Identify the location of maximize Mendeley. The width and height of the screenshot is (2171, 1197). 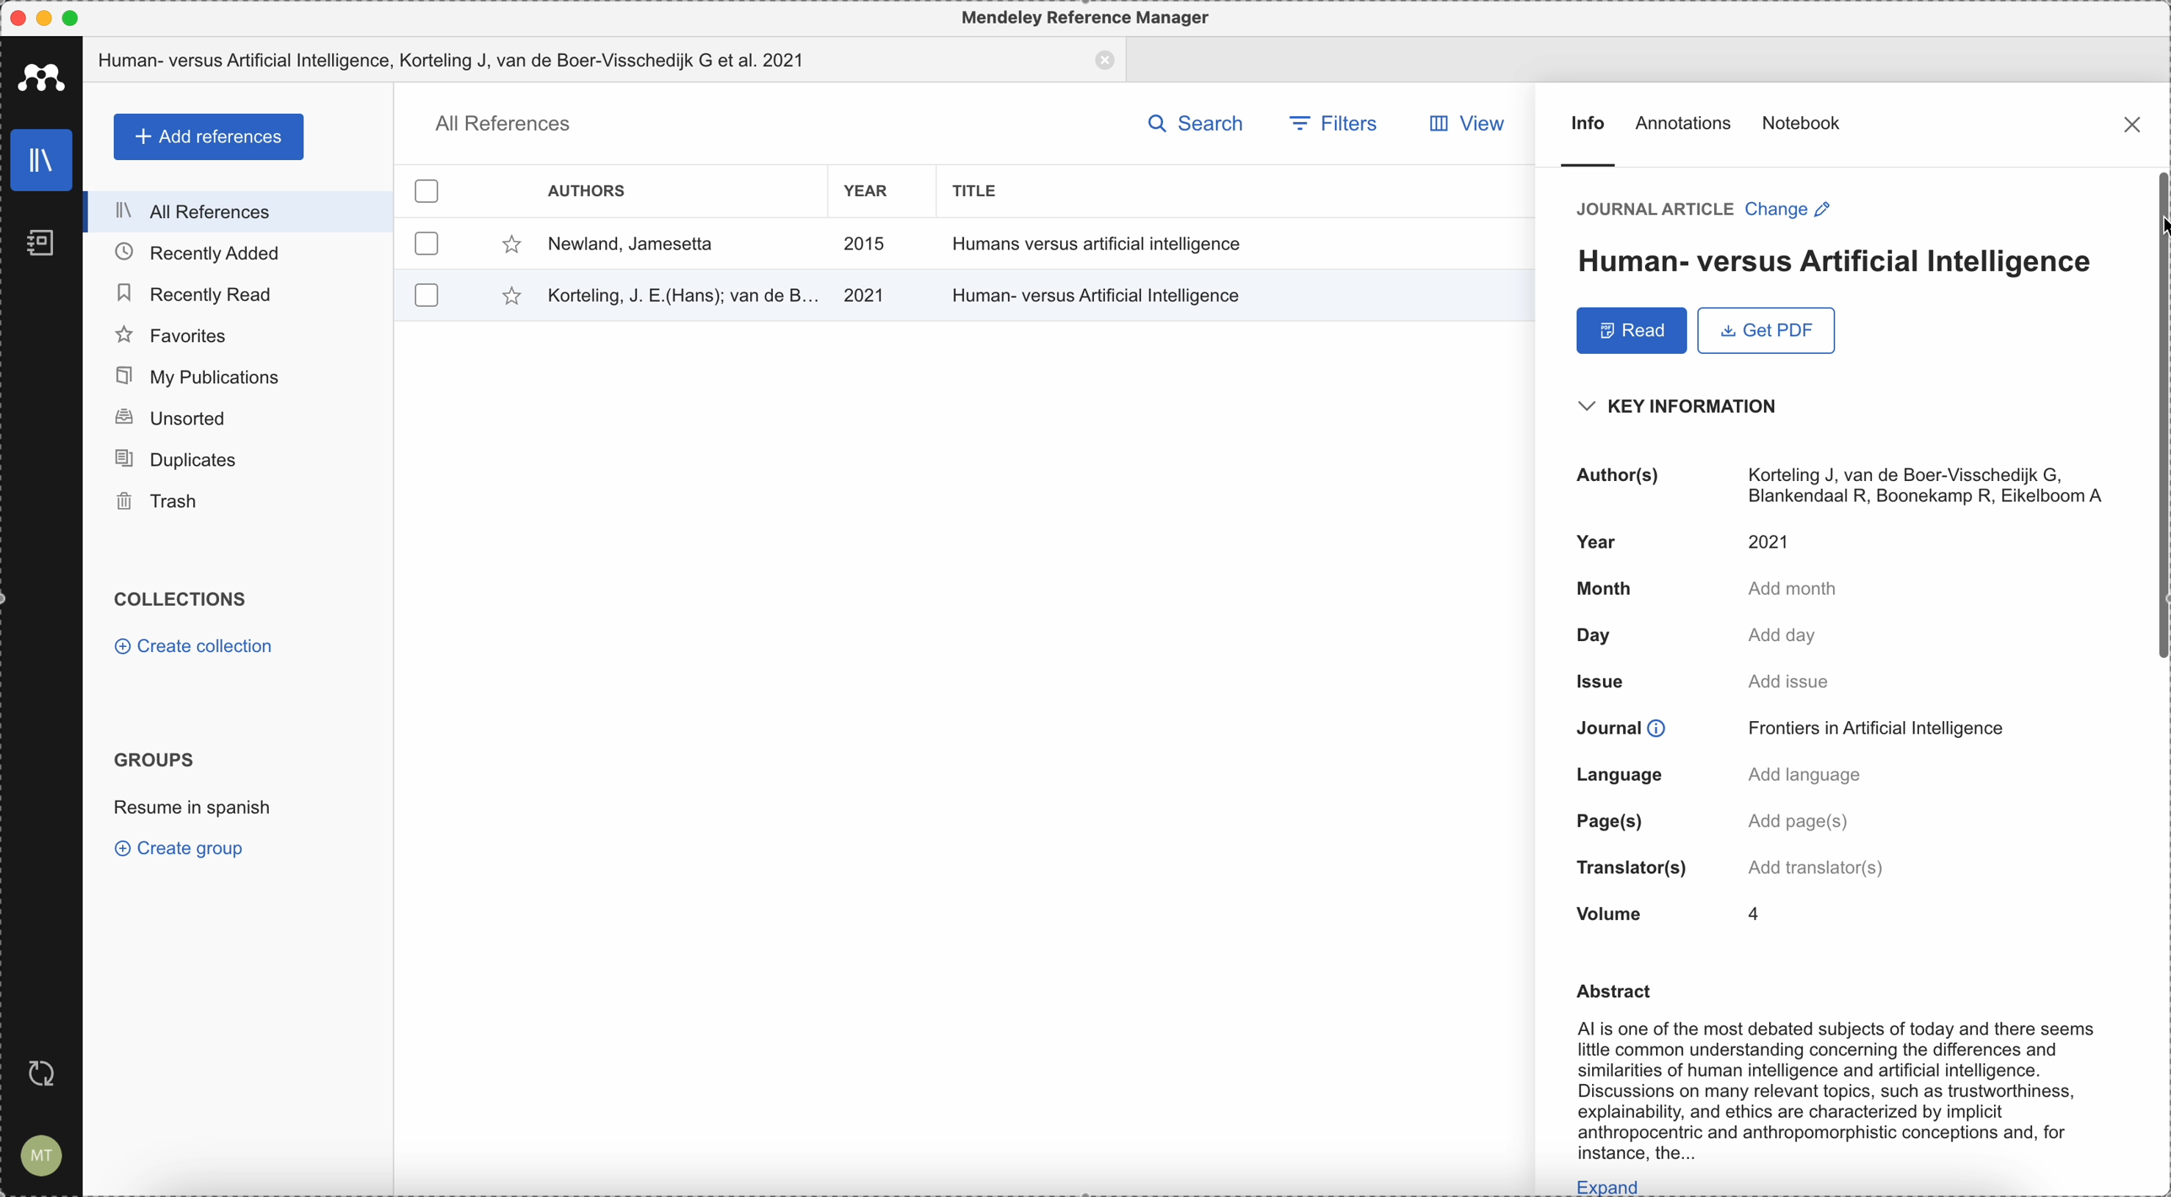
(89, 18).